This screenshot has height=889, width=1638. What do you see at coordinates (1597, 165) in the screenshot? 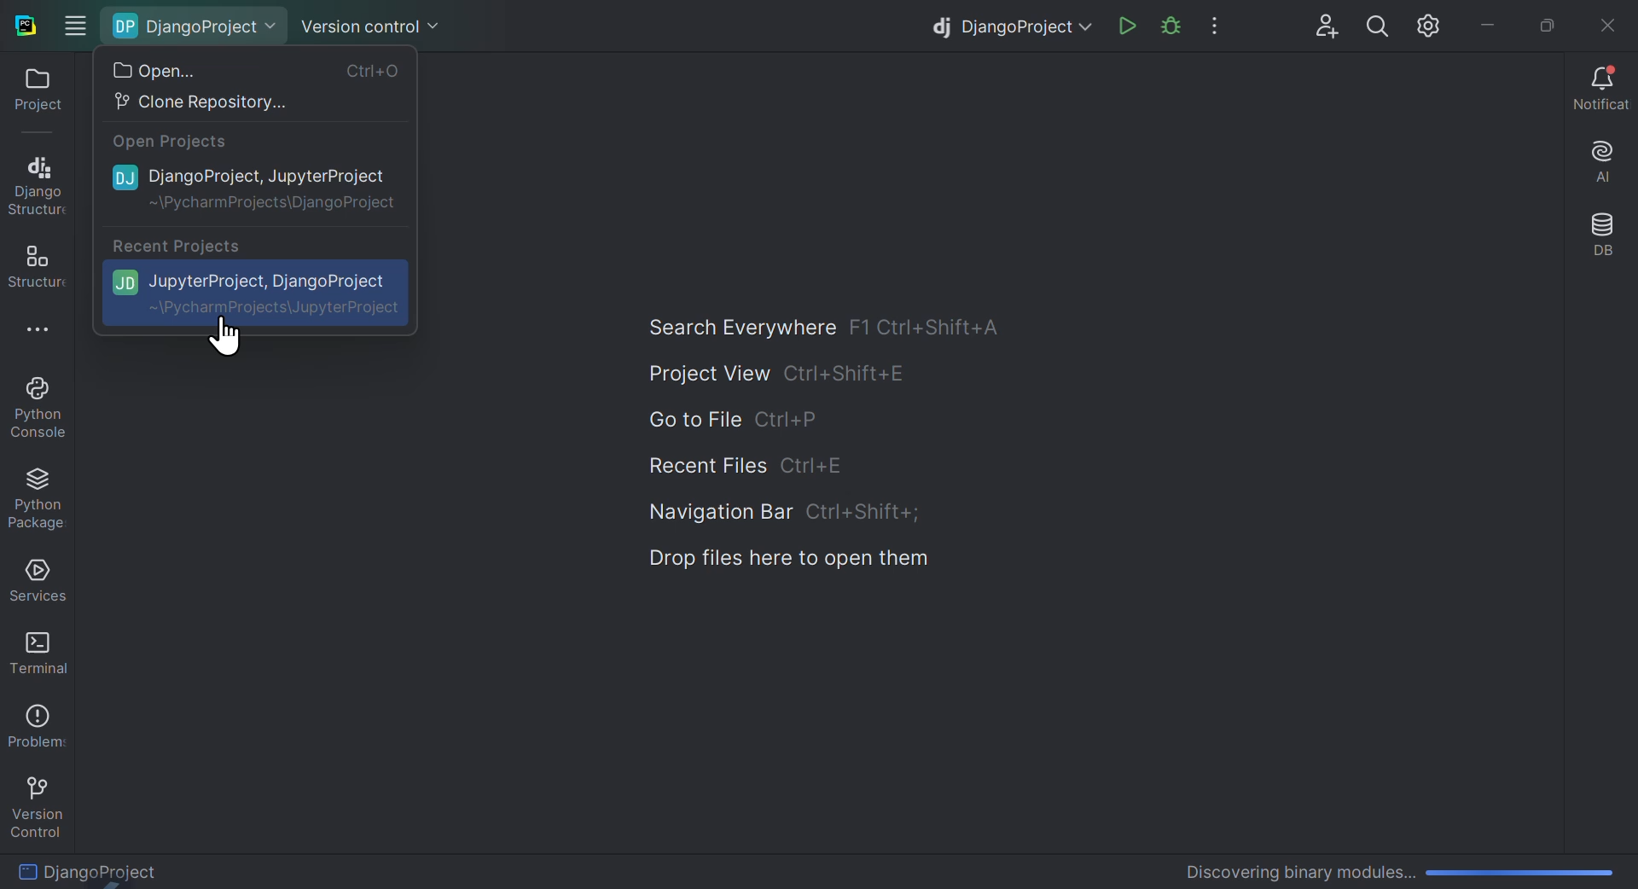
I see `AI assistant` at bounding box center [1597, 165].